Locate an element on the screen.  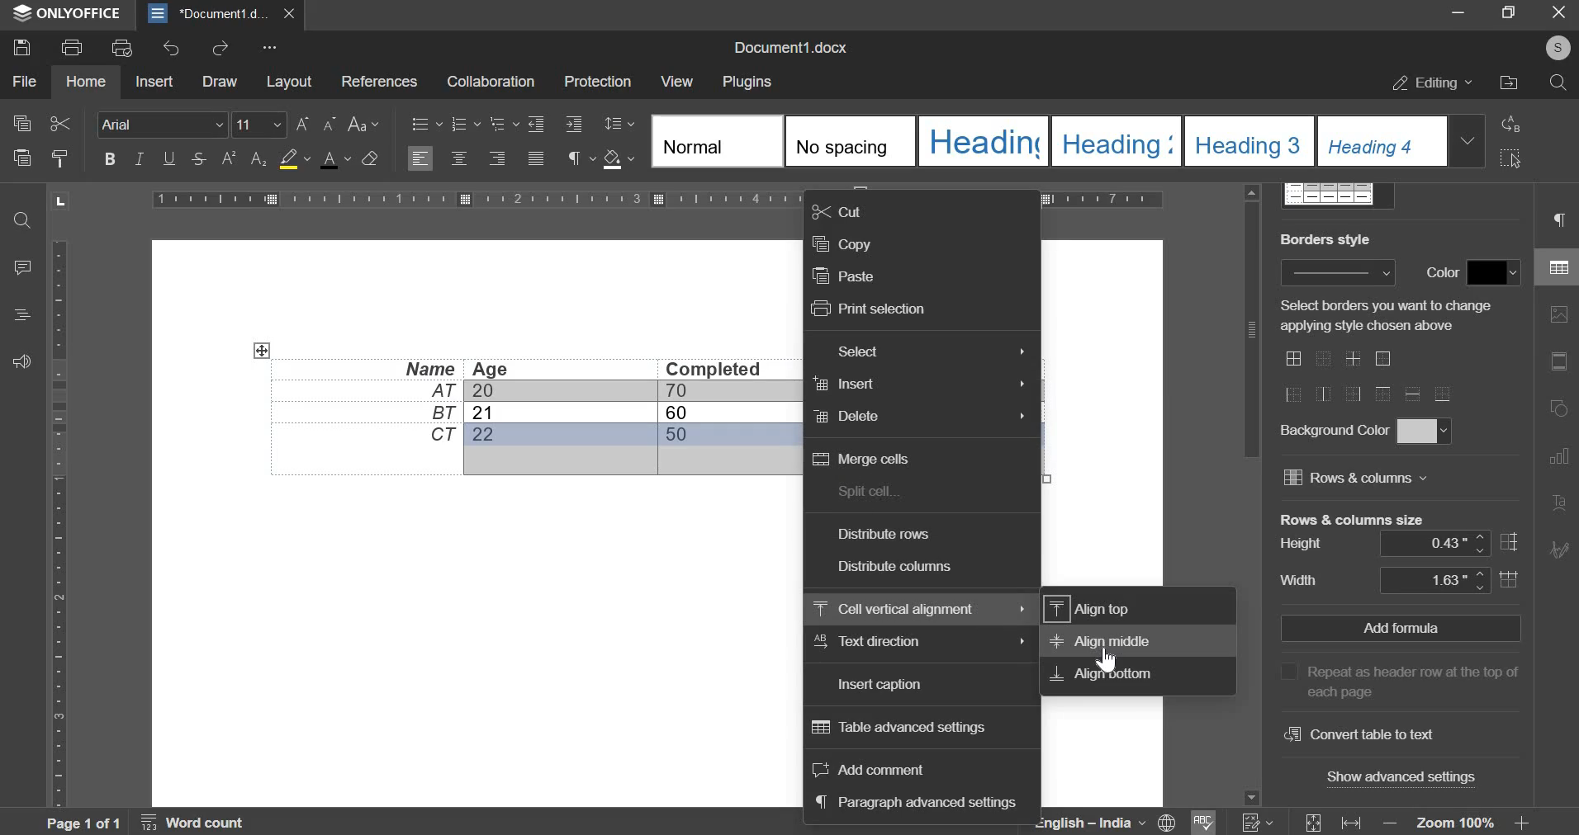
select all is located at coordinates (1512, 160).